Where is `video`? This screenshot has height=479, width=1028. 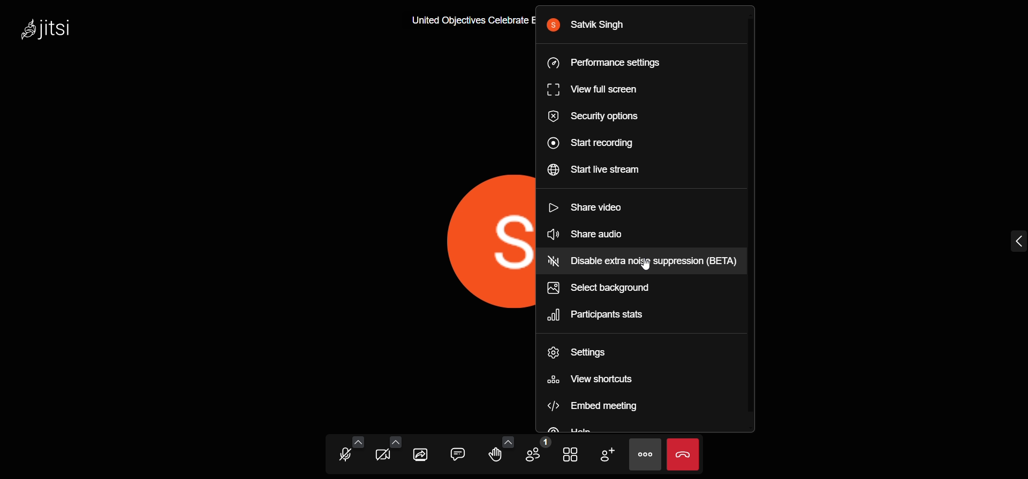
video is located at coordinates (382, 458).